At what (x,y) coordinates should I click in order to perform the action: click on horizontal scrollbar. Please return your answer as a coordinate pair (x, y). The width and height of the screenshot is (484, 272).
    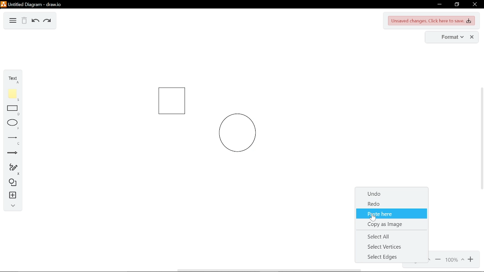
    Looking at the image, I should click on (268, 270).